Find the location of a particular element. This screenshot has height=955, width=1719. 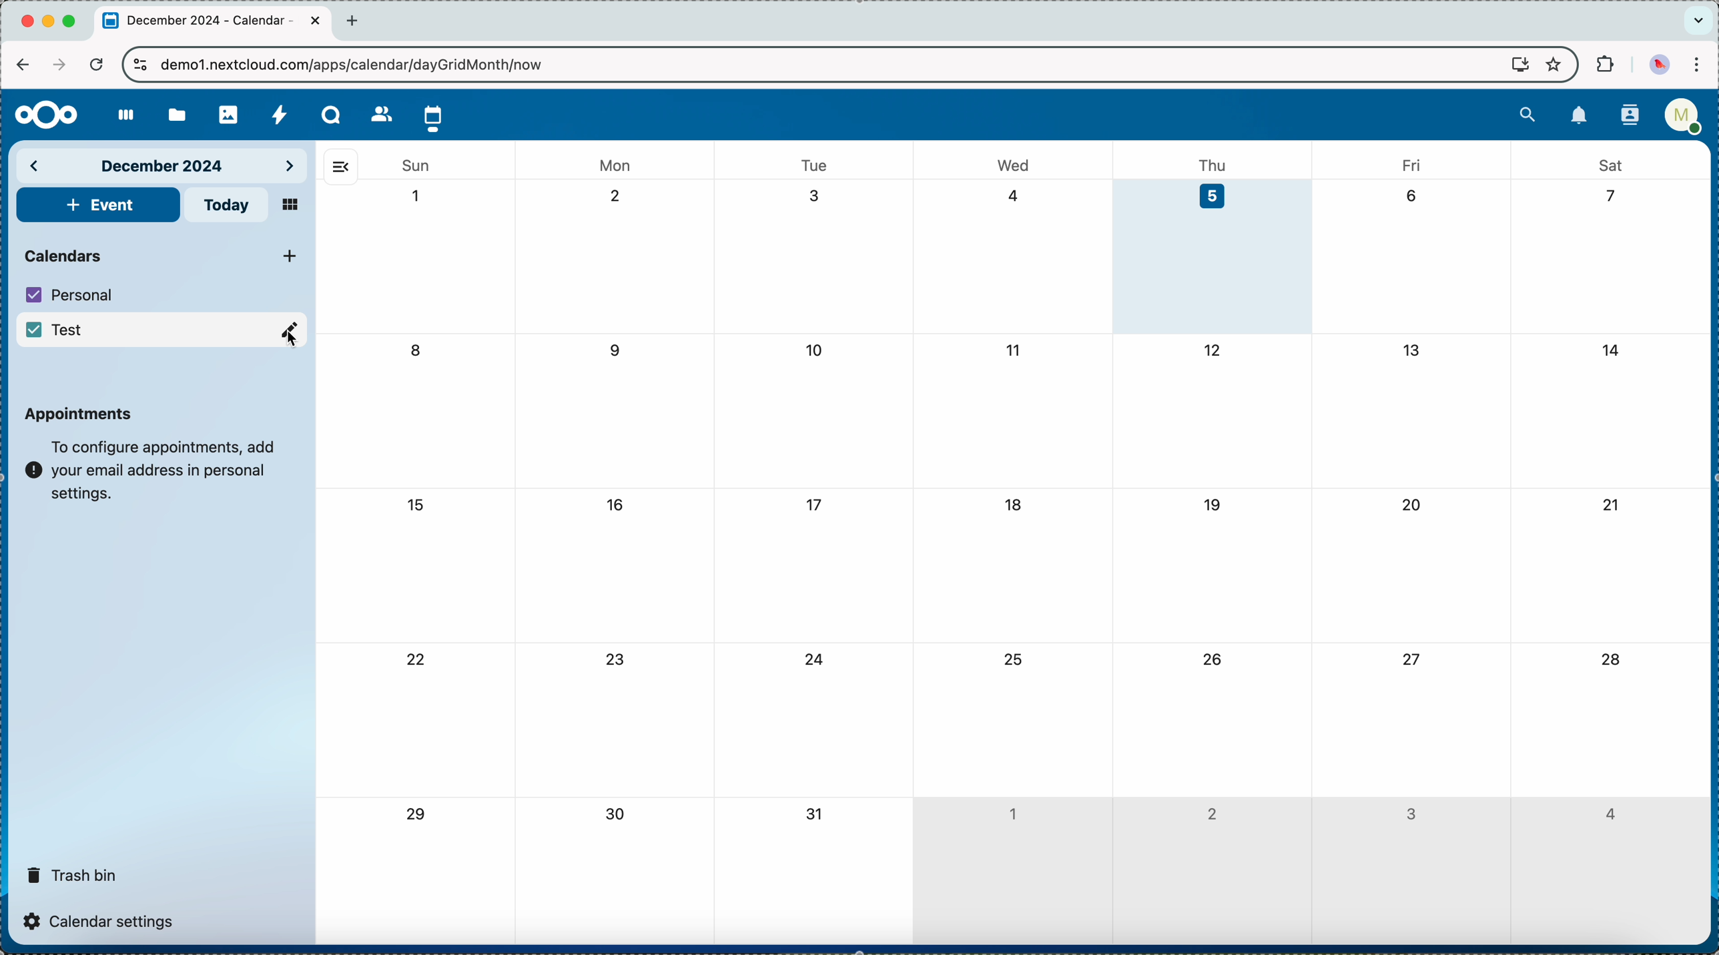

customize and control Google Chrome is located at coordinates (1702, 65).